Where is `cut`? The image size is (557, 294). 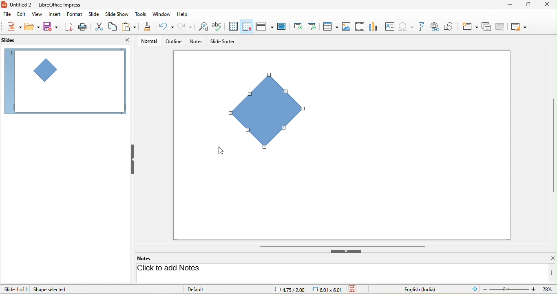
cut is located at coordinates (100, 26).